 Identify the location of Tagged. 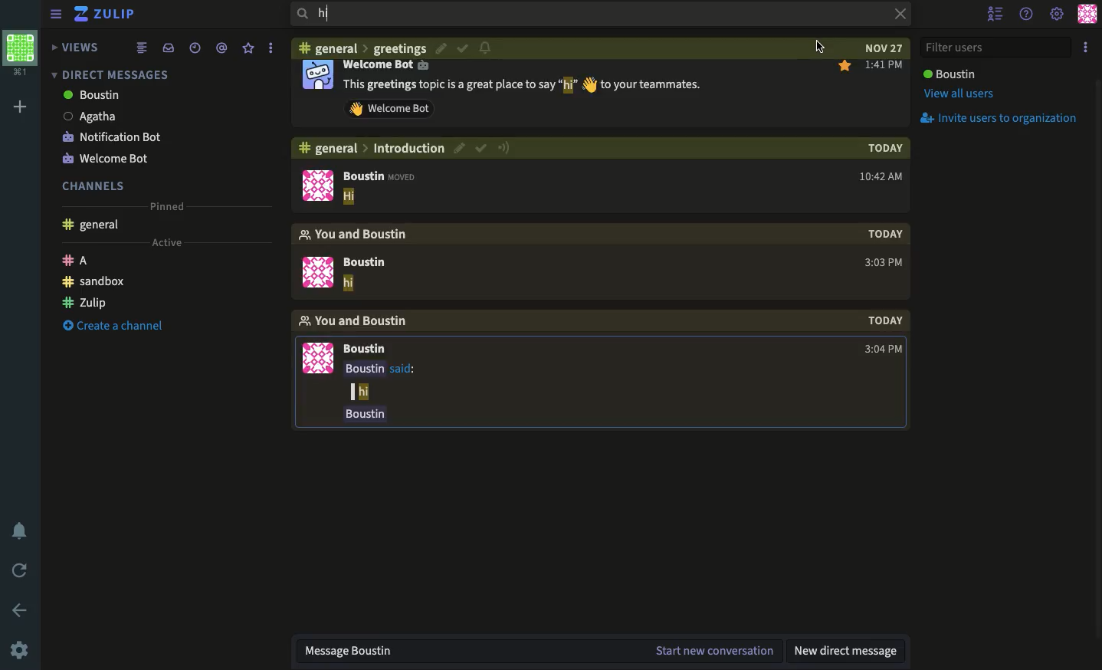
(221, 48).